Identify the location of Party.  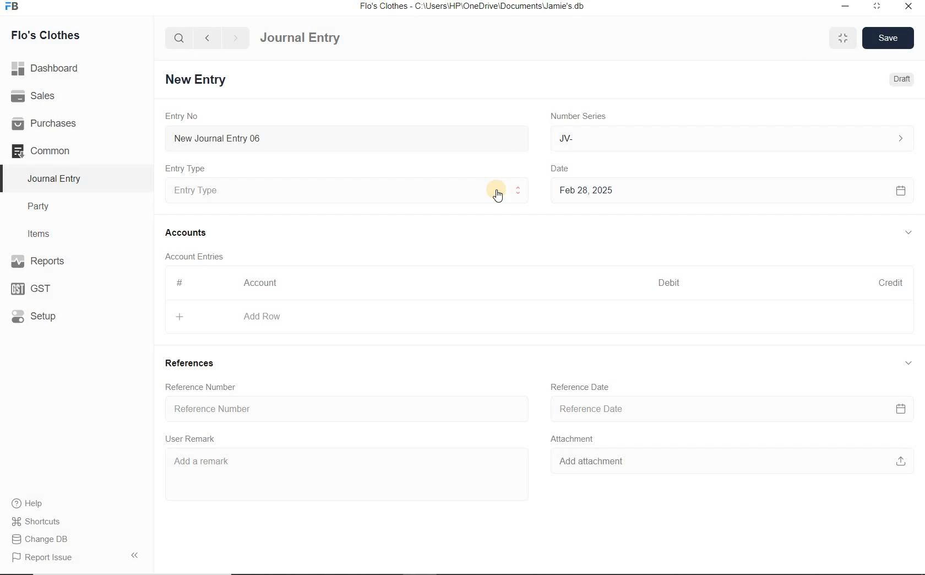
(46, 207).